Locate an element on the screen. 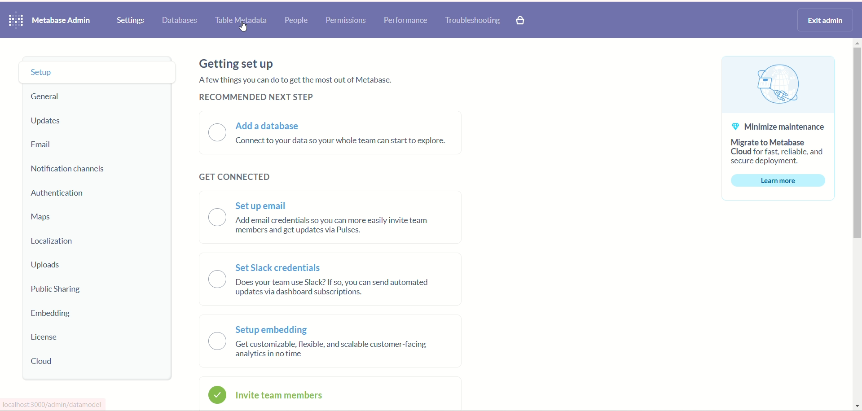 The height and width of the screenshot is (411, 862). getting set up is located at coordinates (241, 64).